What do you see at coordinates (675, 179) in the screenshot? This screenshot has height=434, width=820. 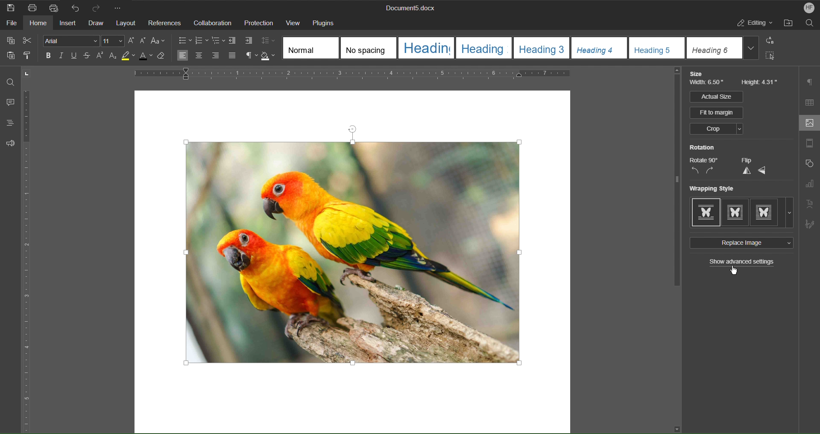 I see `scroll bar` at bounding box center [675, 179].